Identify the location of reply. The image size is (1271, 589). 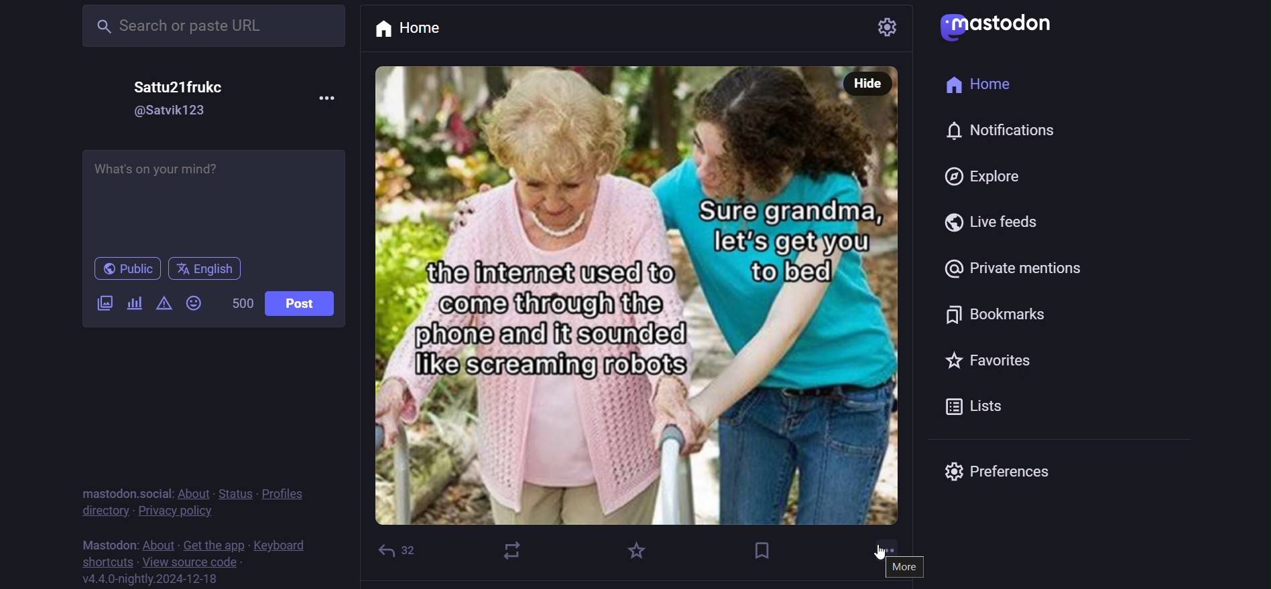
(401, 550).